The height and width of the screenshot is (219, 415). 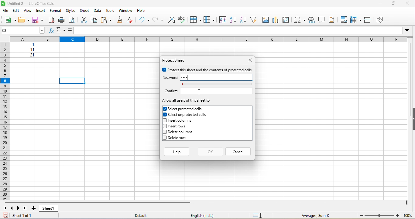 I want to click on english, so click(x=206, y=215).